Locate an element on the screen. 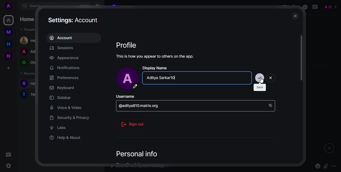 The height and width of the screenshot is (172, 341). username is located at coordinates (125, 97).